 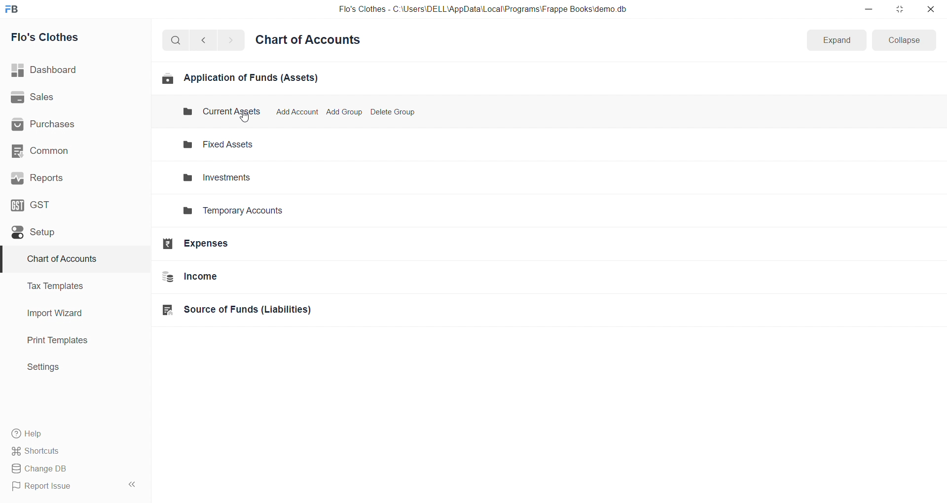 What do you see at coordinates (71, 469) in the screenshot?
I see `Change DB` at bounding box center [71, 469].